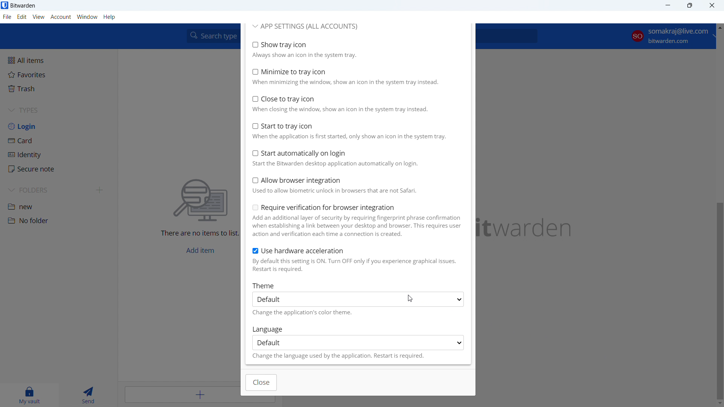 The image size is (724, 407). I want to click on add item, so click(200, 251).